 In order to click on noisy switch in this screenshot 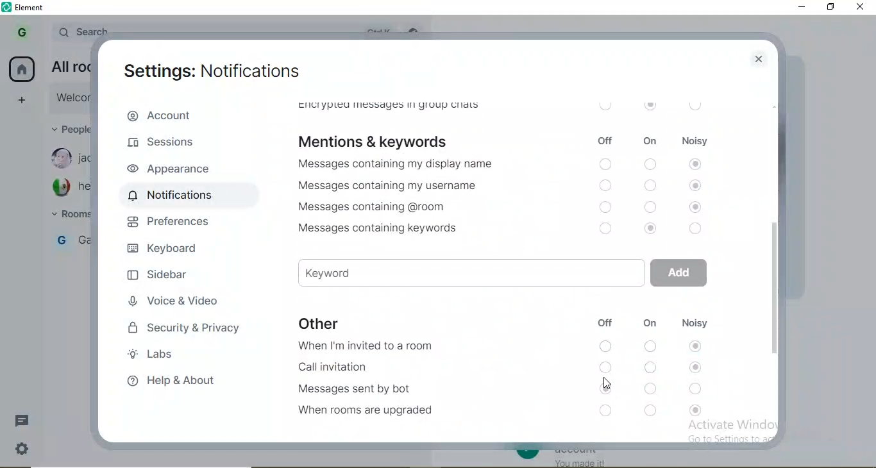, I will do `click(695, 367)`.